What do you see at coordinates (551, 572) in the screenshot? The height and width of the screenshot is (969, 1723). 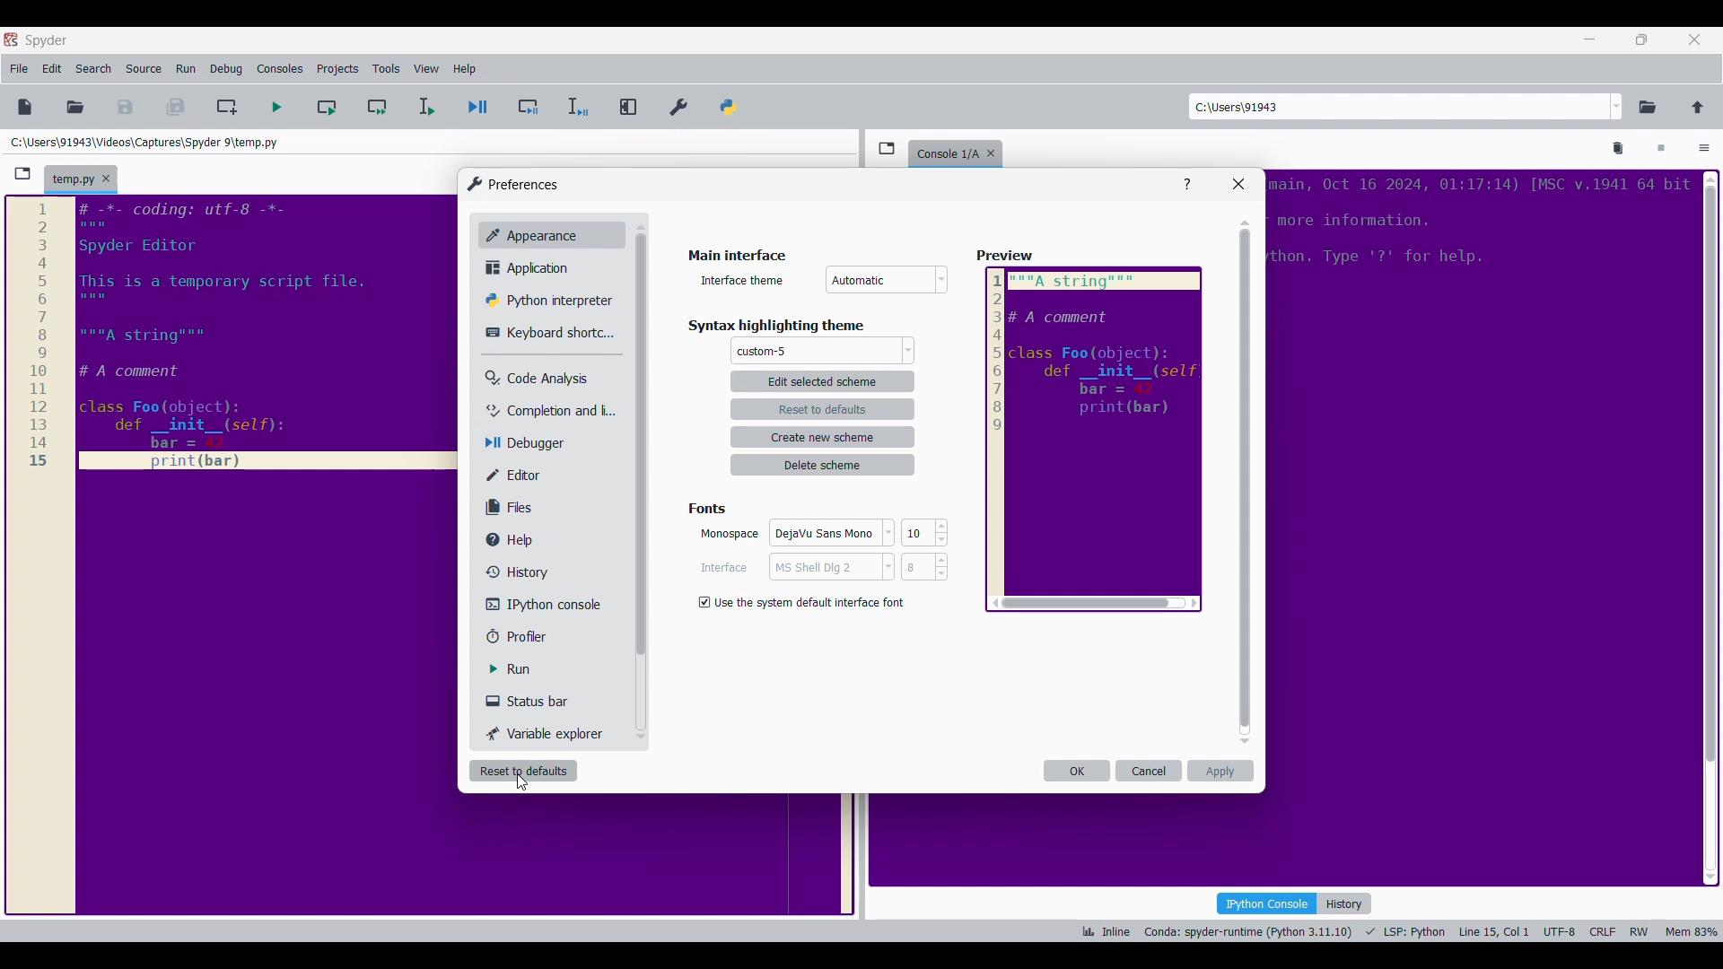 I see `History` at bounding box center [551, 572].